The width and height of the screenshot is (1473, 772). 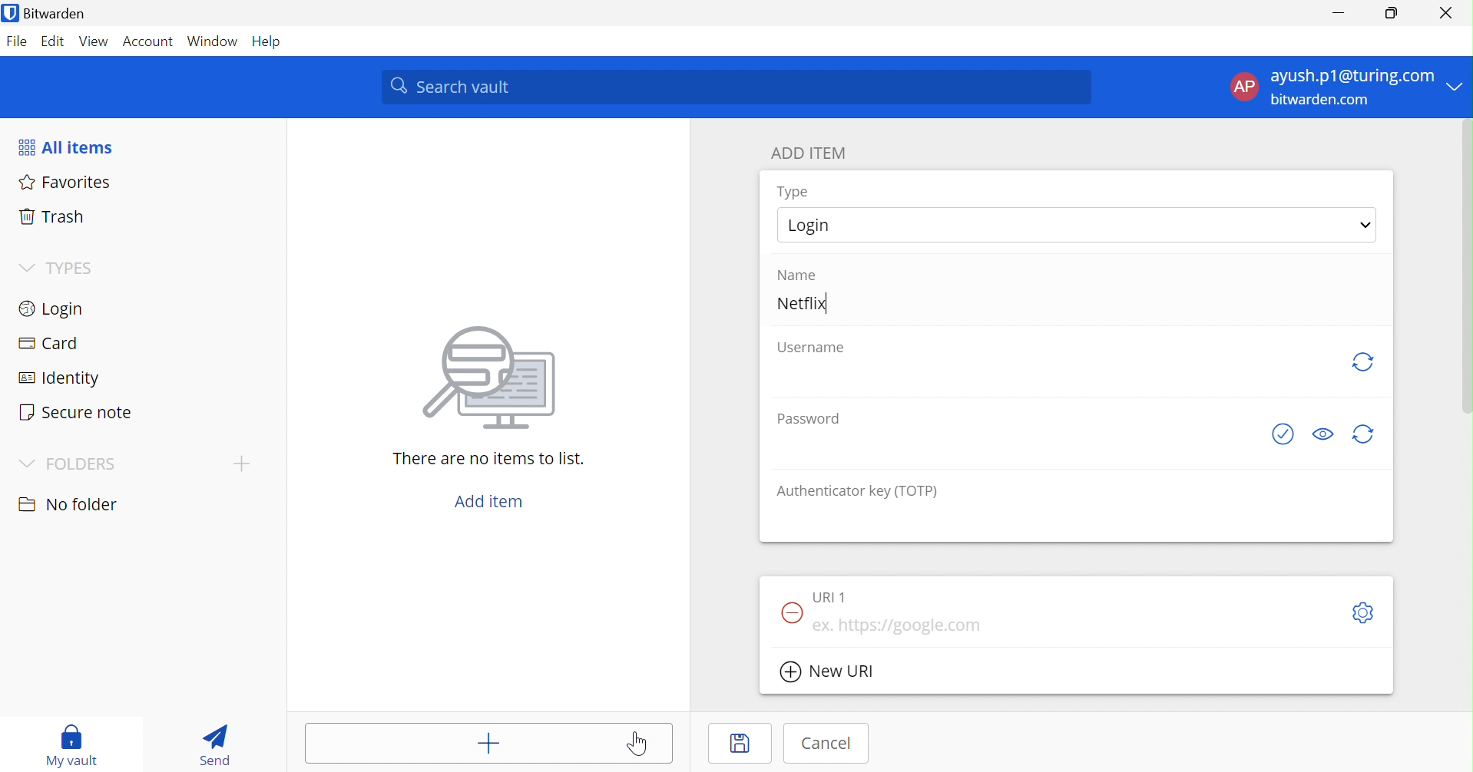 I want to click on AP, so click(x=1244, y=87).